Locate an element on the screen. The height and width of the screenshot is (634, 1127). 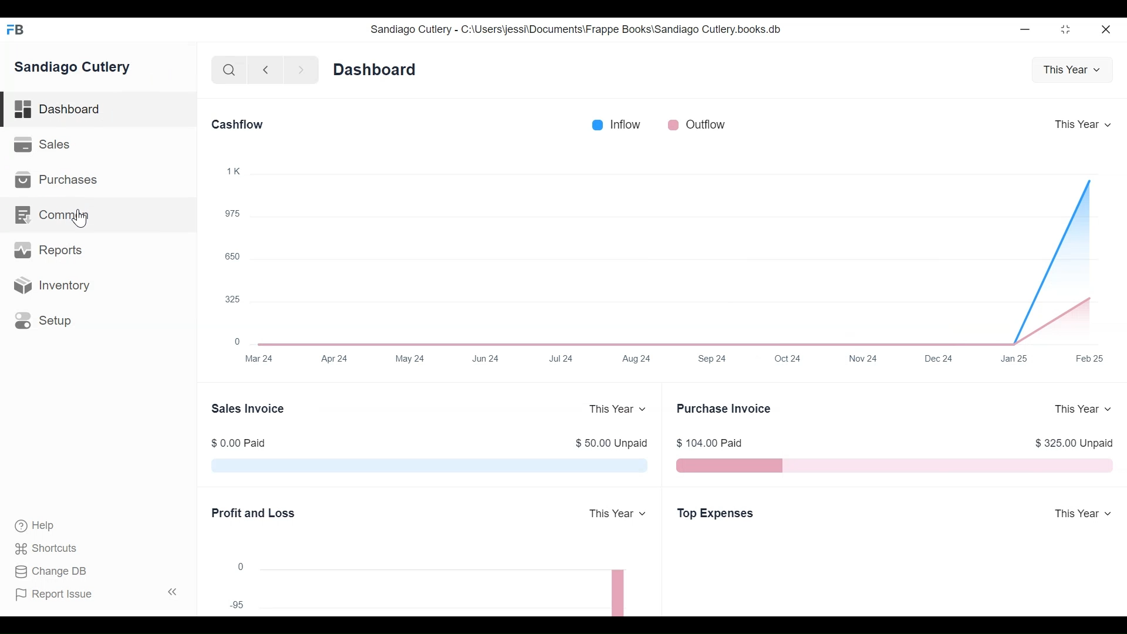
This Year is located at coordinates (1079, 124).